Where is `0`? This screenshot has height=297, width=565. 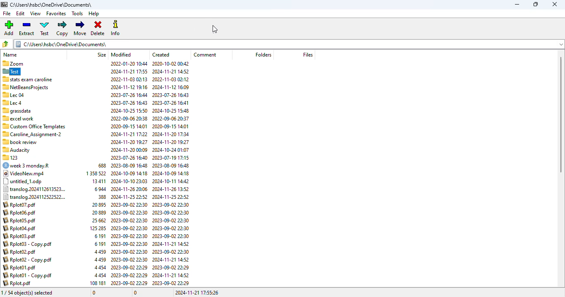
0 is located at coordinates (94, 293).